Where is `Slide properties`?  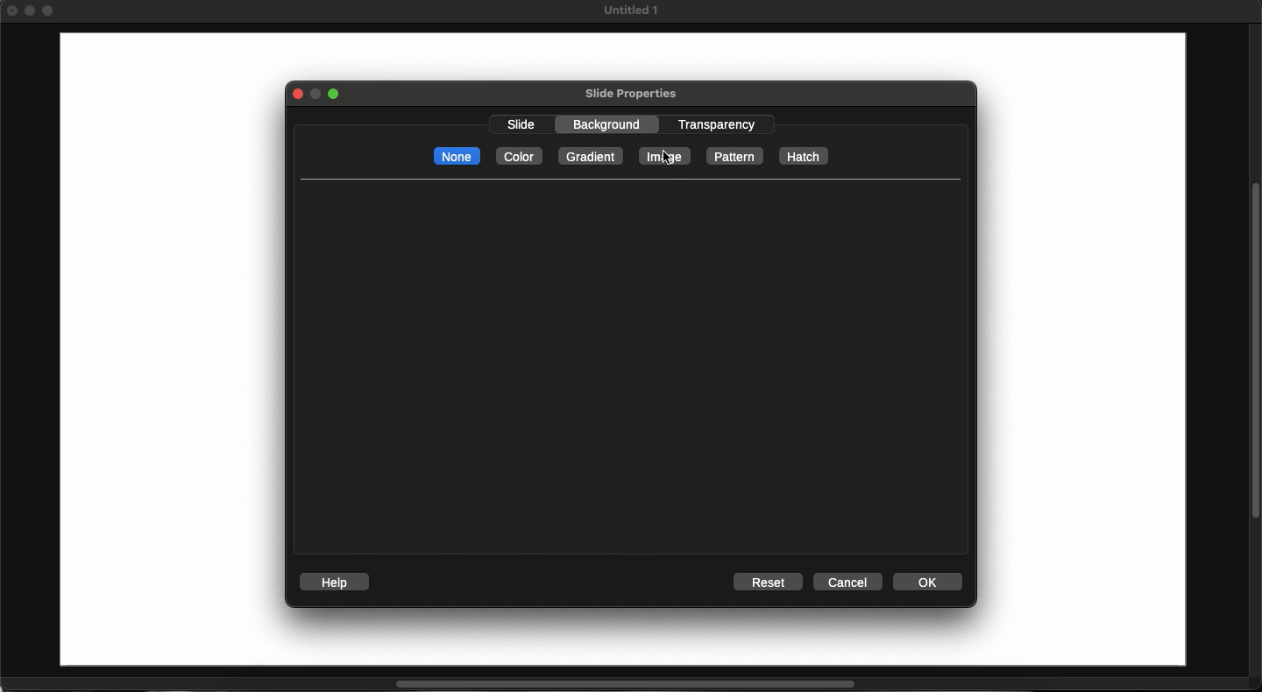 Slide properties is located at coordinates (630, 95).